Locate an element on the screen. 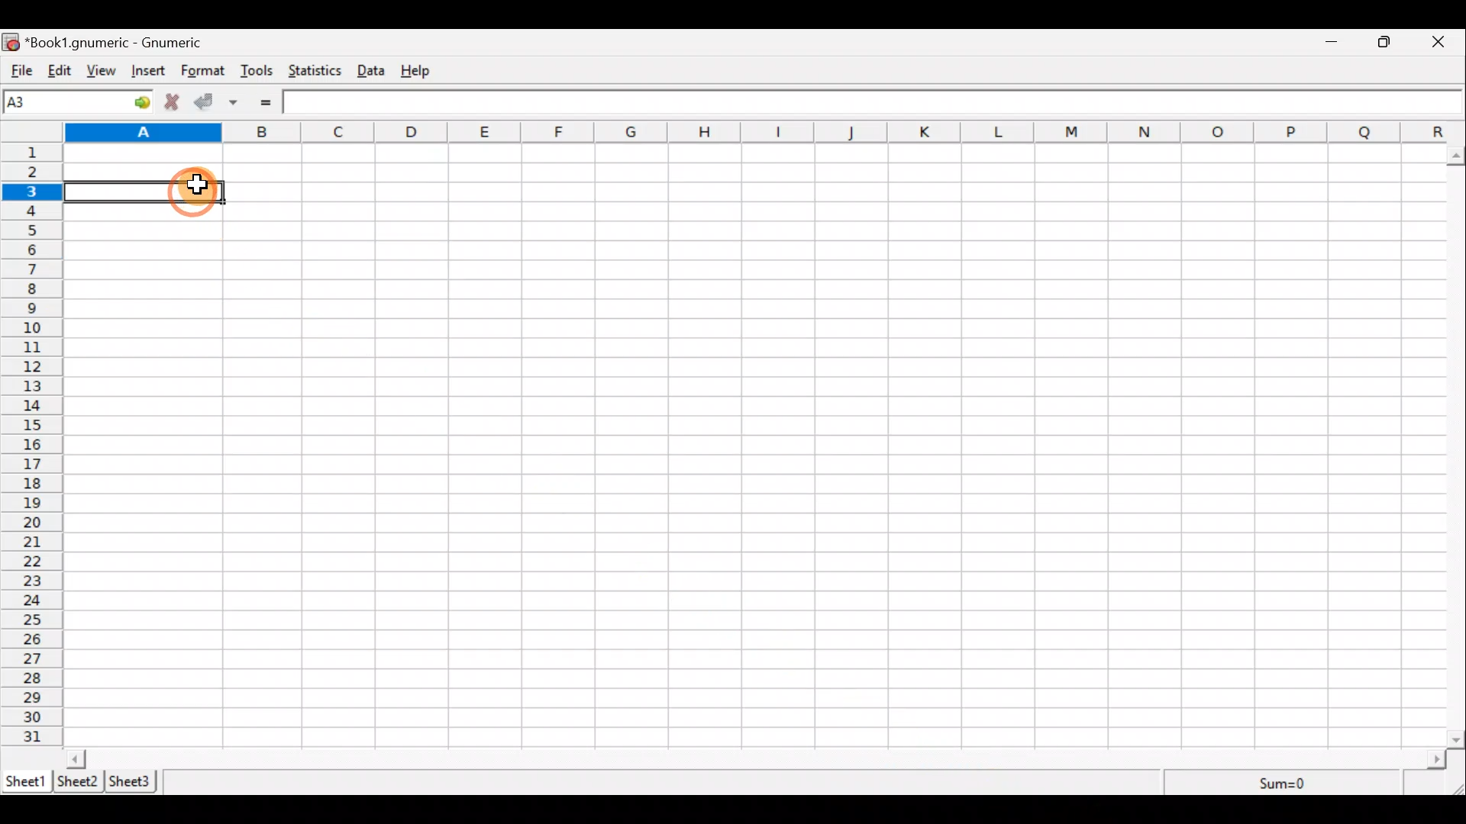  Sheet 1 is located at coordinates (26, 780).